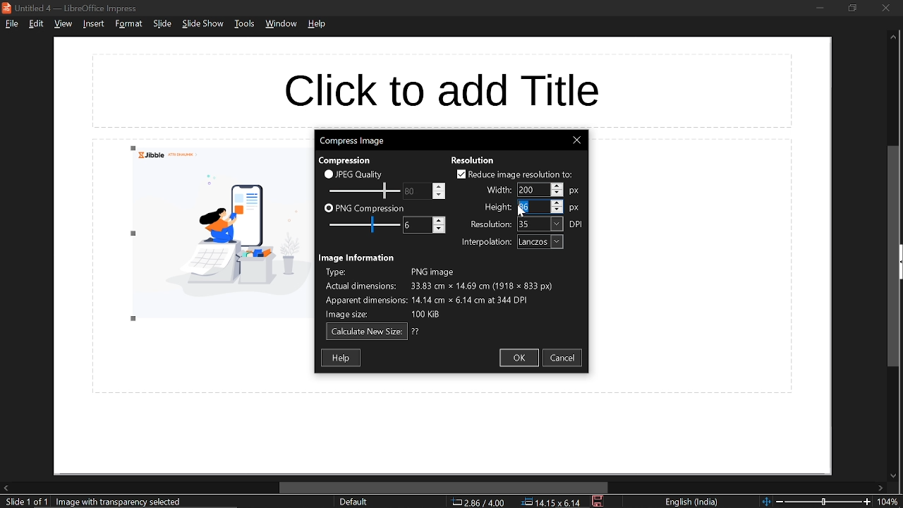  I want to click on decrease height, so click(557, 210).